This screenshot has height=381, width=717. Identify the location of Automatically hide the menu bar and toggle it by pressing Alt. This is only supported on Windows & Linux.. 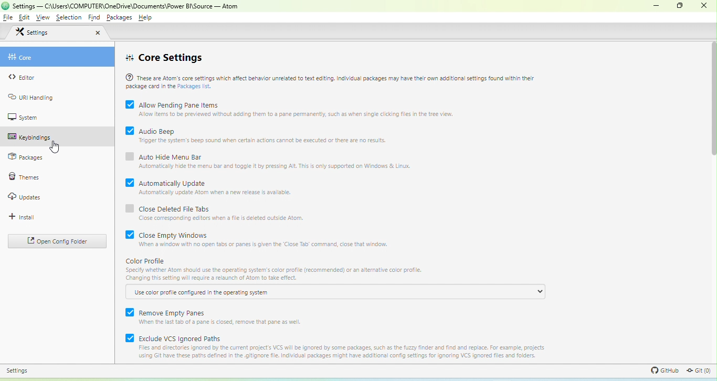
(274, 166).